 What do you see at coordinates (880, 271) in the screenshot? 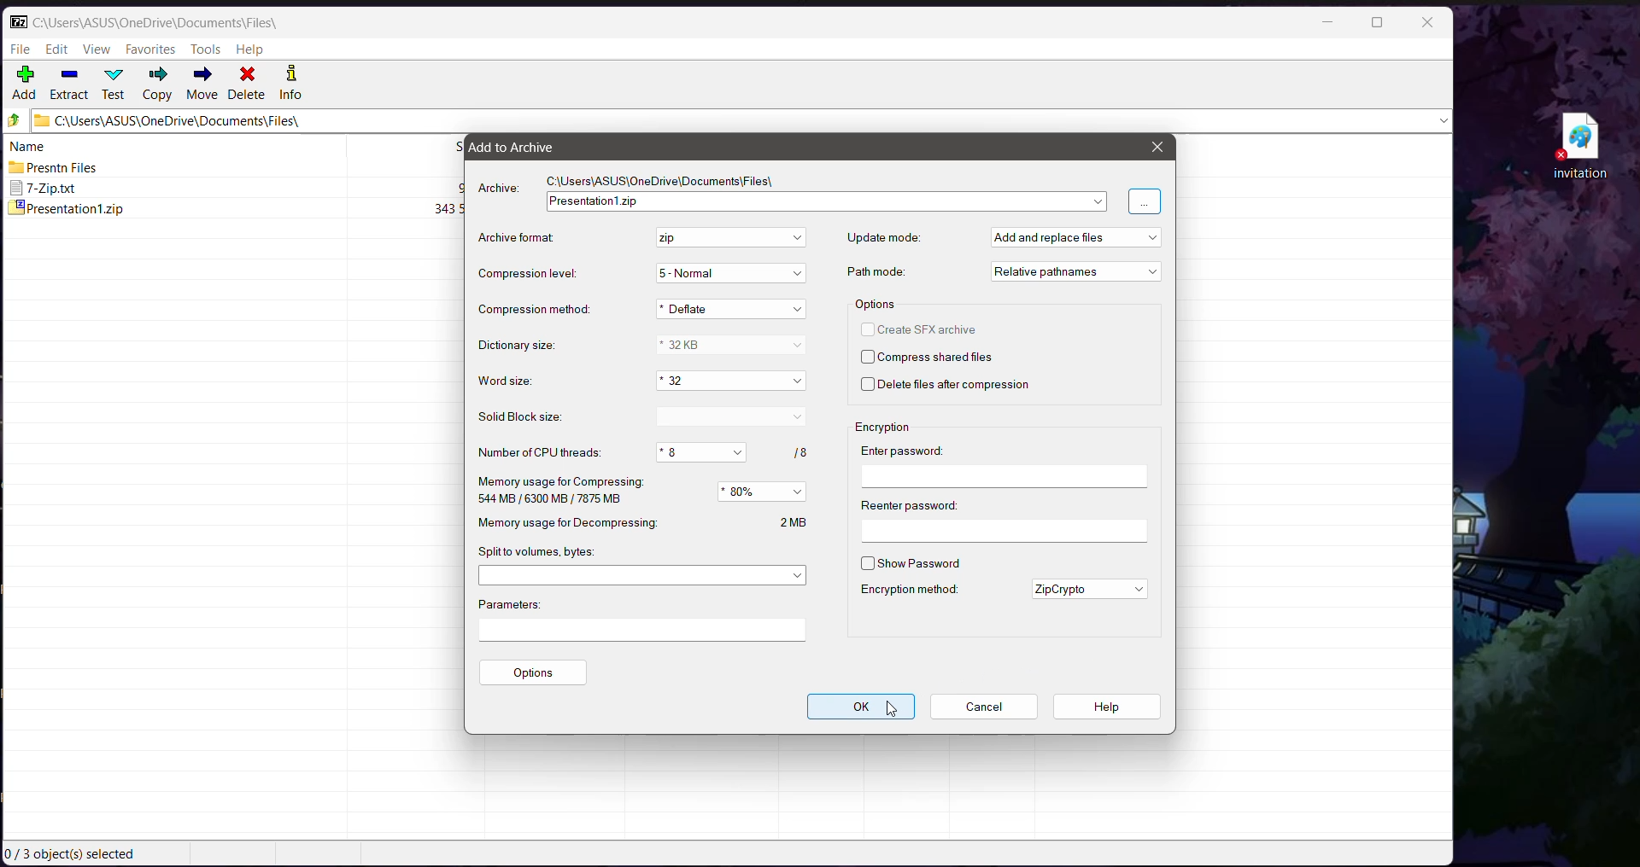
I see `Path mode` at bounding box center [880, 271].